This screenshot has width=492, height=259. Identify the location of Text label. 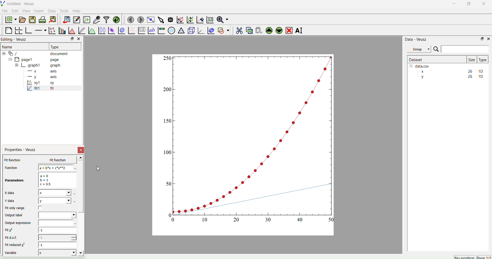
(151, 30).